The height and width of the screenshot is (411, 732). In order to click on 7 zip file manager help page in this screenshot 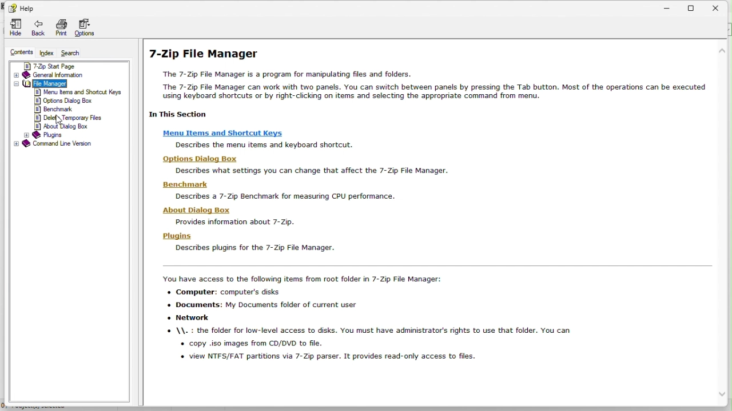, I will do `click(428, 208)`.